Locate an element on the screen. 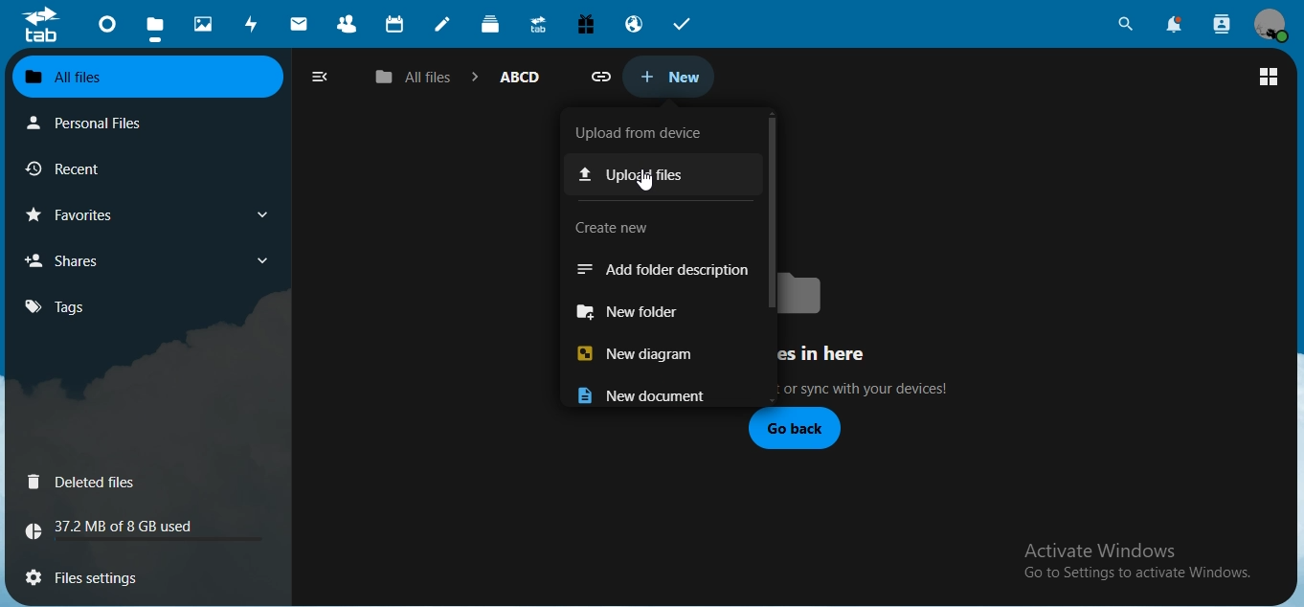 The width and height of the screenshot is (1304, 607). view is located at coordinates (1267, 79).